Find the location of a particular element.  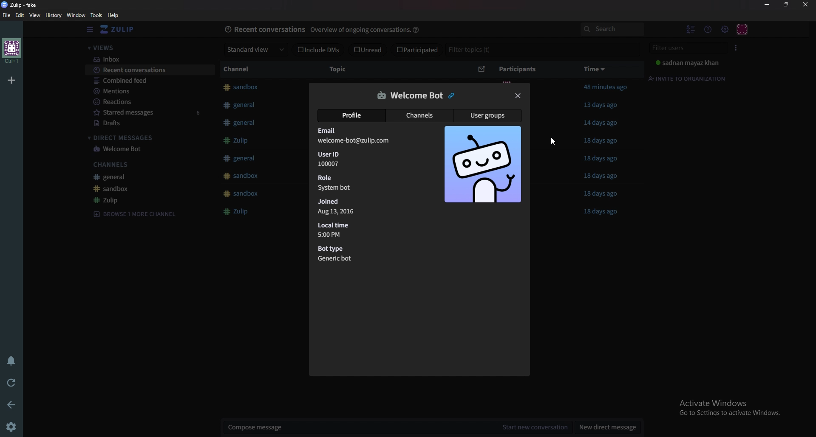

Inbox is located at coordinates (146, 59).